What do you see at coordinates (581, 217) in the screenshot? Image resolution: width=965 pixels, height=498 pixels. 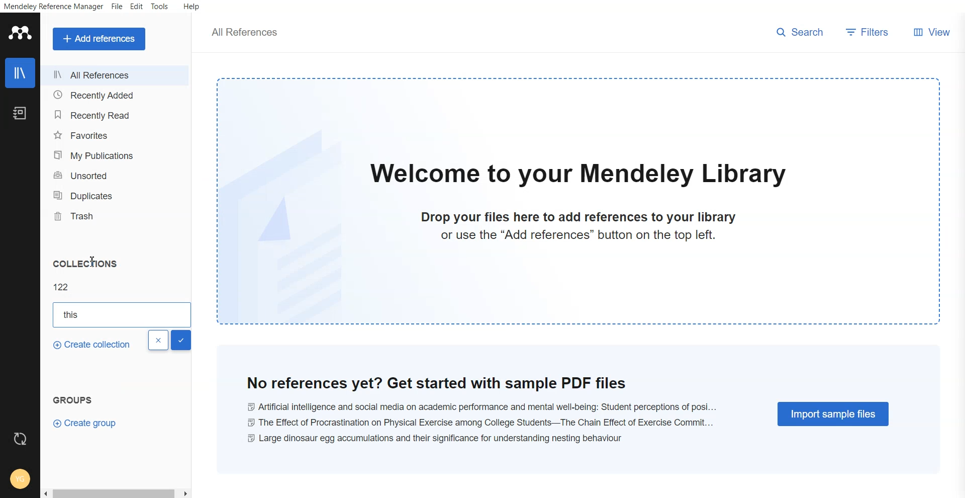 I see `drop your files here to add references to your library` at bounding box center [581, 217].